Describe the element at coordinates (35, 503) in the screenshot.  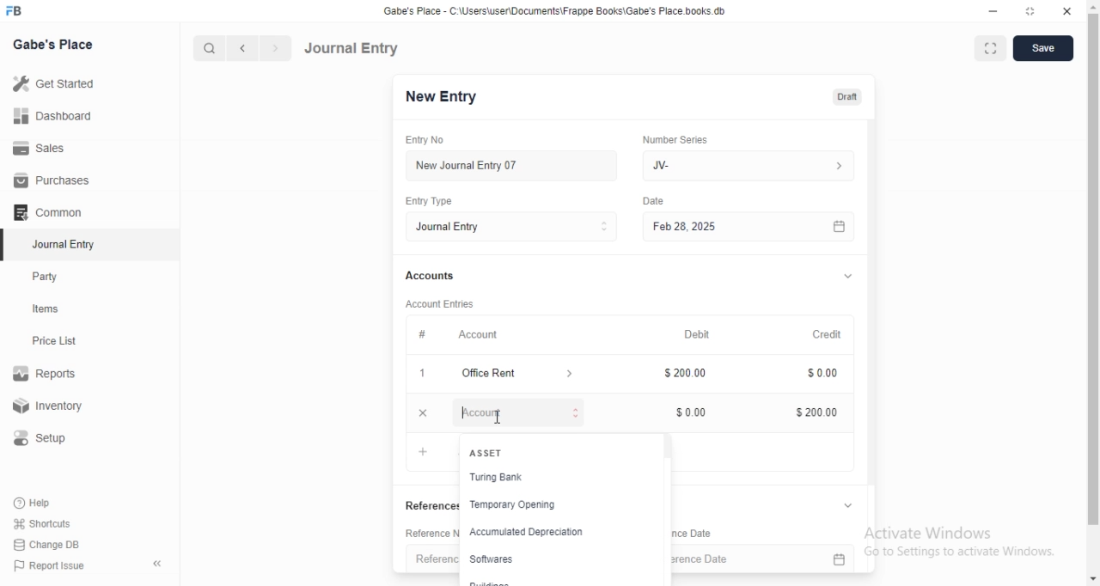
I see `Help` at that location.